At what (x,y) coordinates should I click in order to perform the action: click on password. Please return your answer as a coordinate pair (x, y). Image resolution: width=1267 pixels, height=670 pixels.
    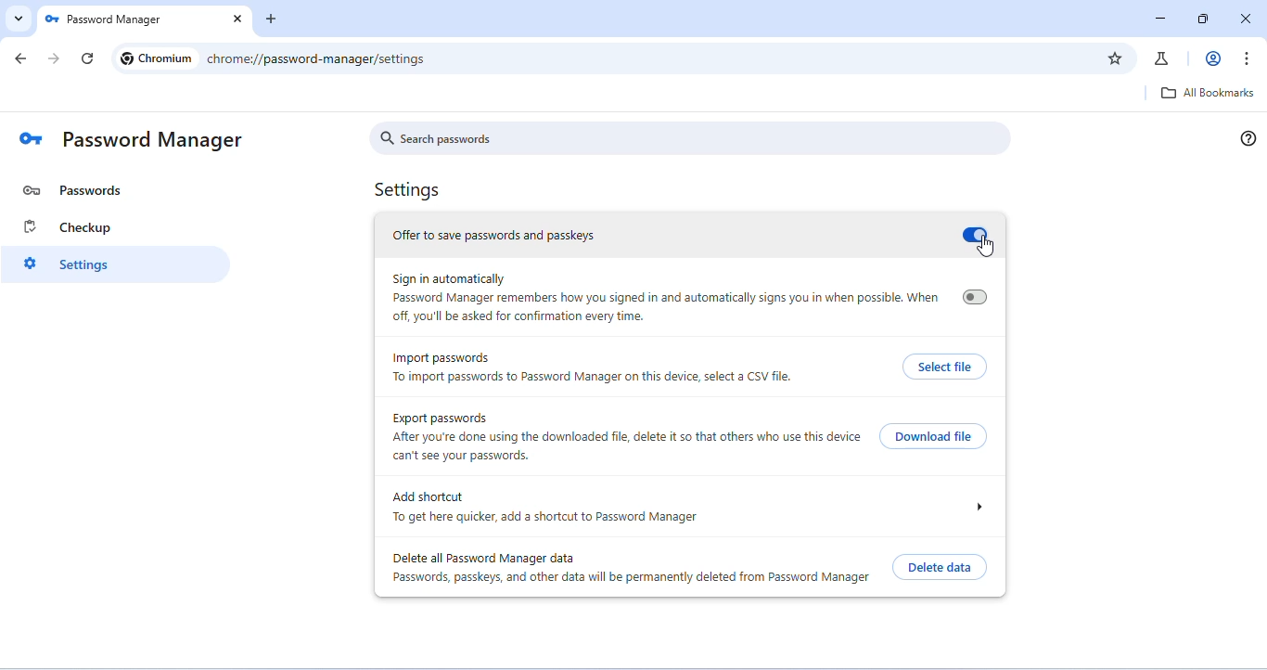
    Looking at the image, I should click on (117, 189).